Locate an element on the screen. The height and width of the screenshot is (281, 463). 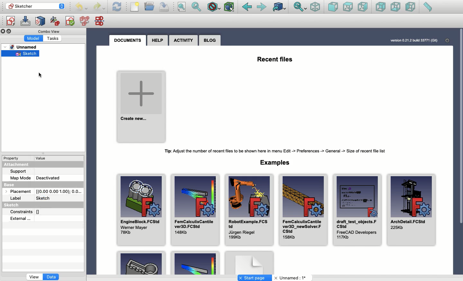
Edit sketch is located at coordinates (25, 21).